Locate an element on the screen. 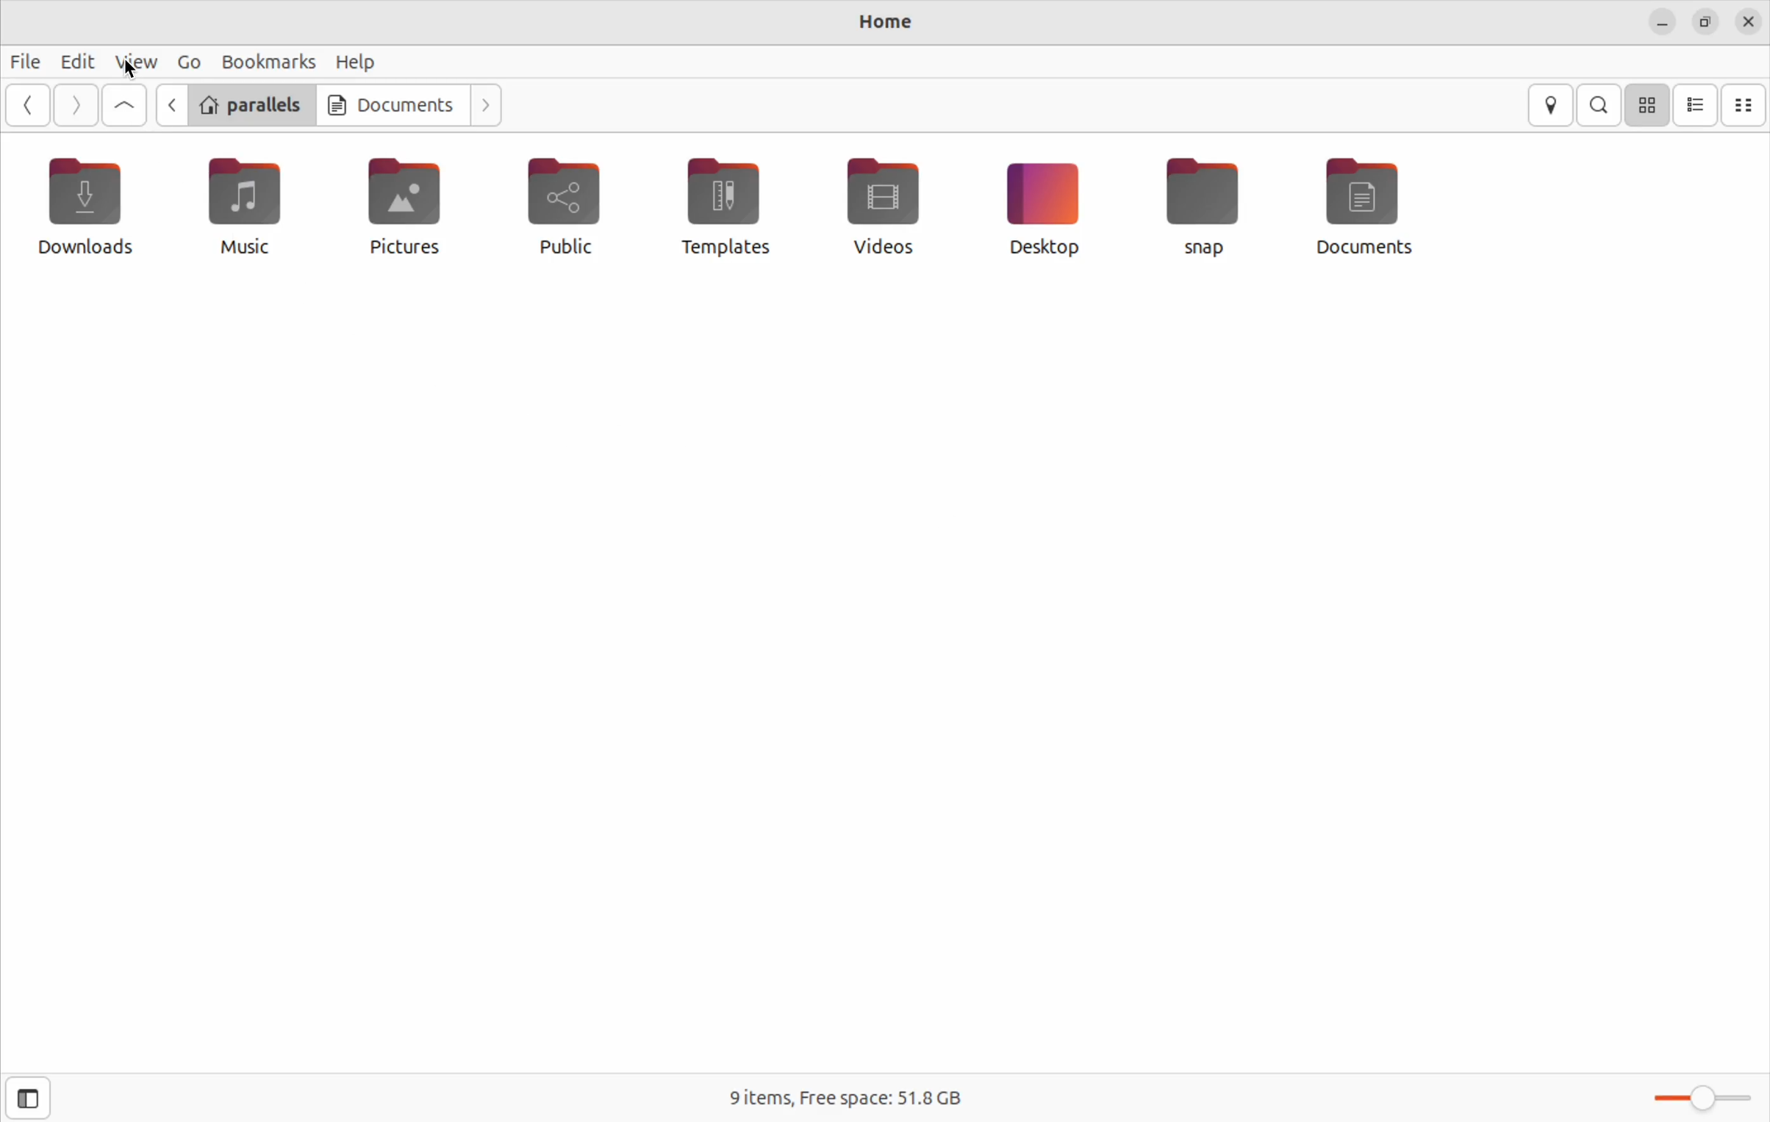 The width and height of the screenshot is (1770, 1122). icon view is located at coordinates (1649, 104).